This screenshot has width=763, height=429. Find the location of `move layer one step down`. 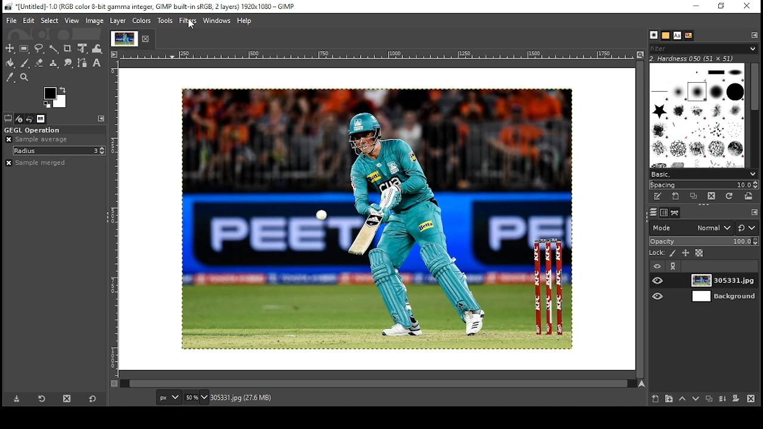

move layer one step down is located at coordinates (696, 399).